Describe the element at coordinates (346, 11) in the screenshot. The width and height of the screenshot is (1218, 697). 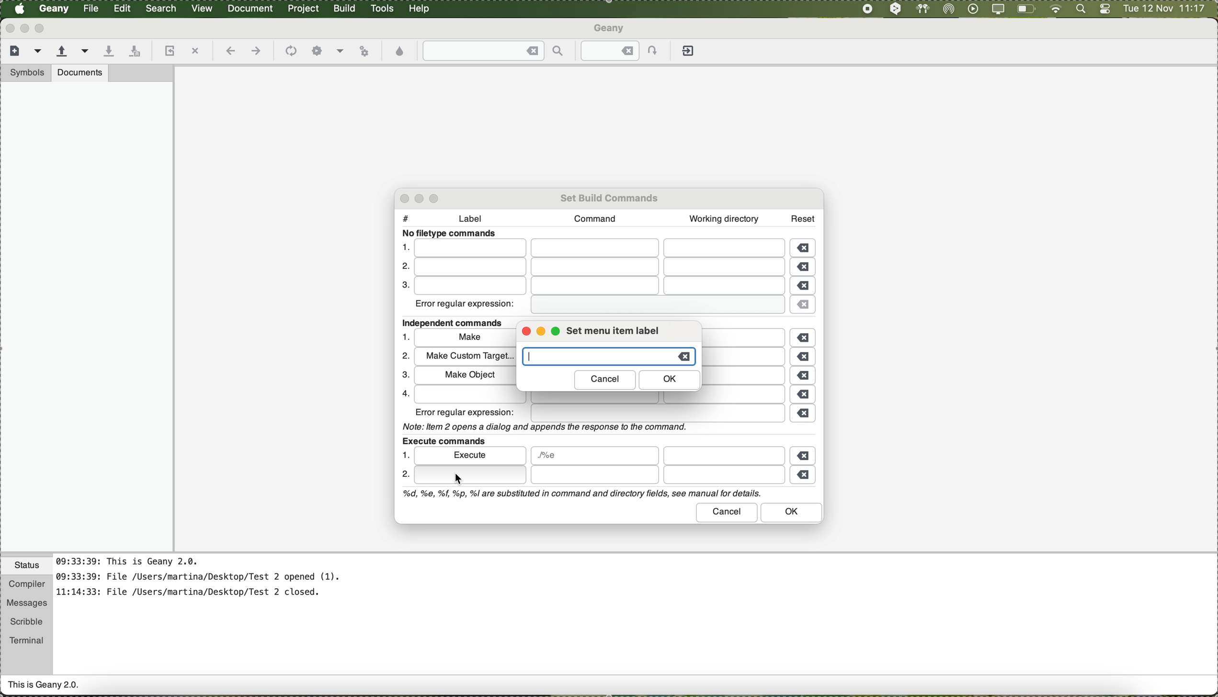
I see `click on build` at that location.